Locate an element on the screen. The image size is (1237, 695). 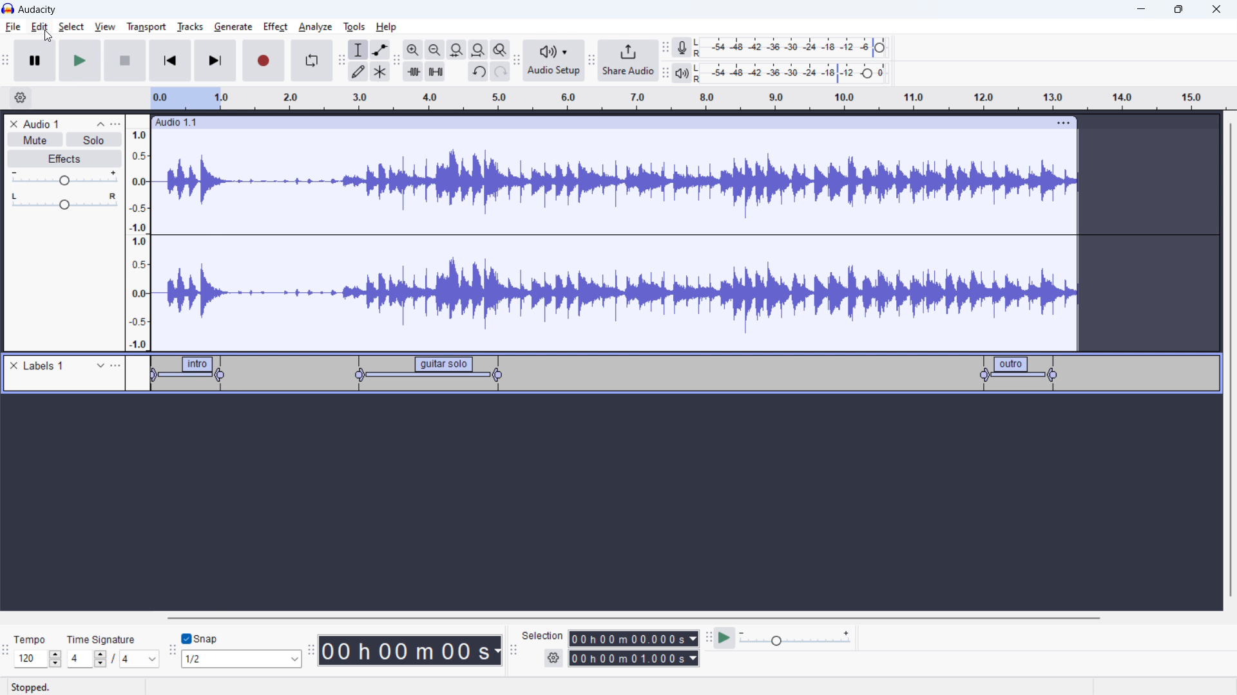
help is located at coordinates (388, 27).